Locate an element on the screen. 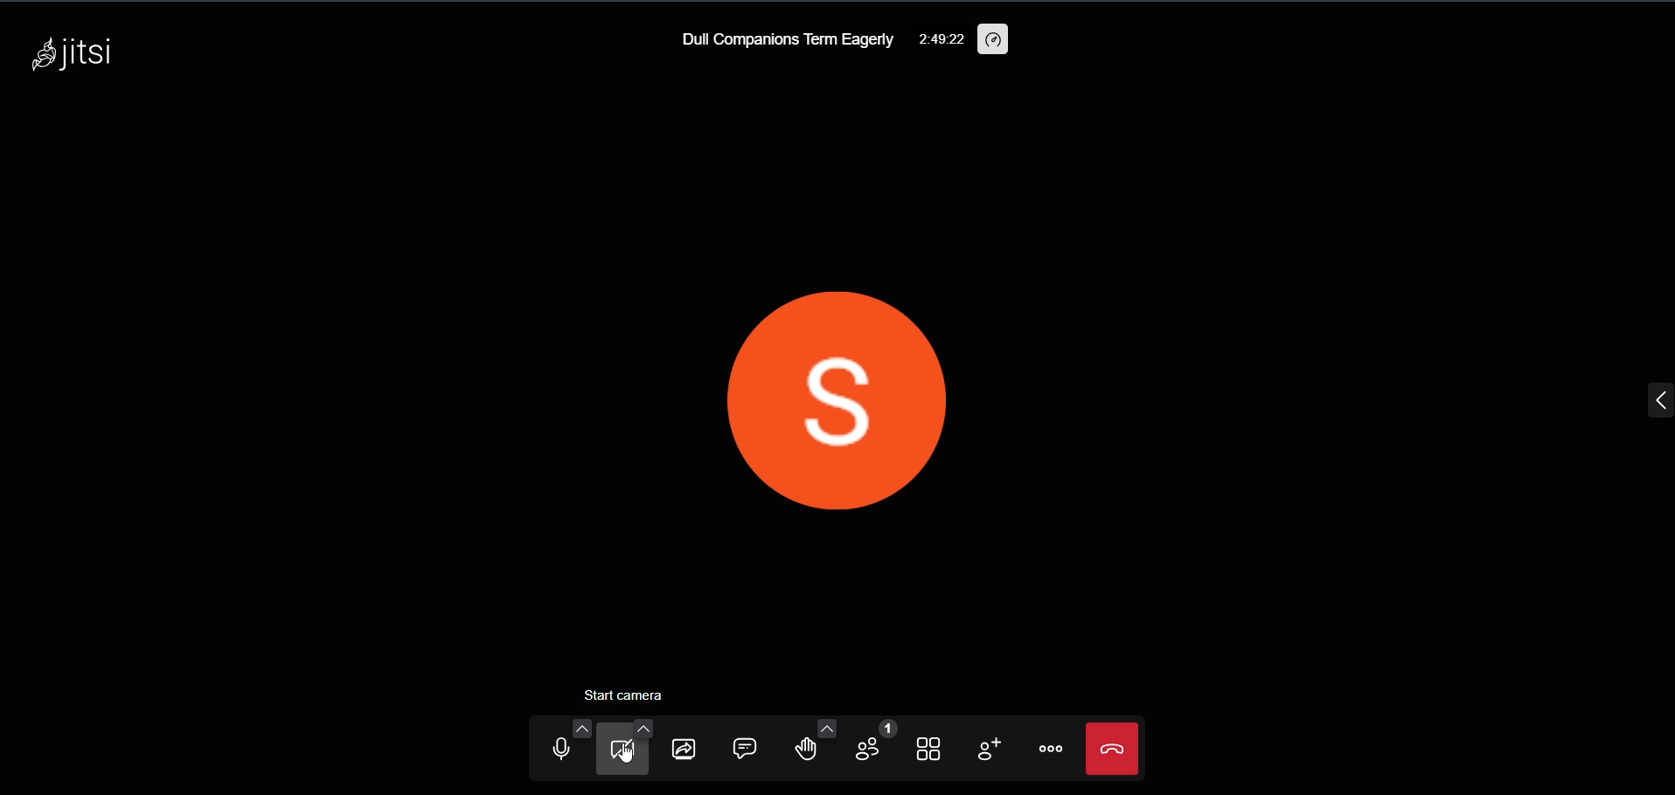 Image resolution: width=1675 pixels, height=795 pixels. tile view is located at coordinates (928, 749).